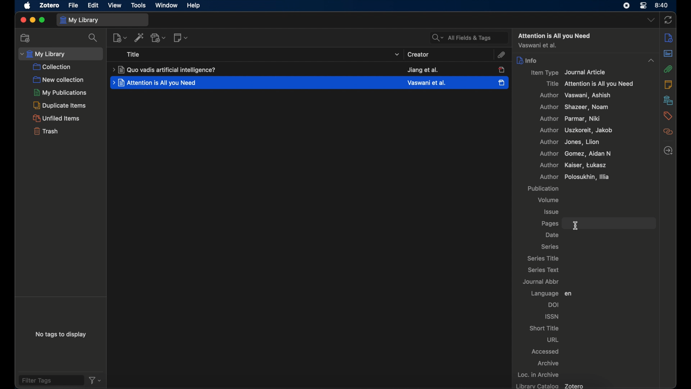 This screenshot has width=691, height=389. I want to click on new collection, so click(58, 80).